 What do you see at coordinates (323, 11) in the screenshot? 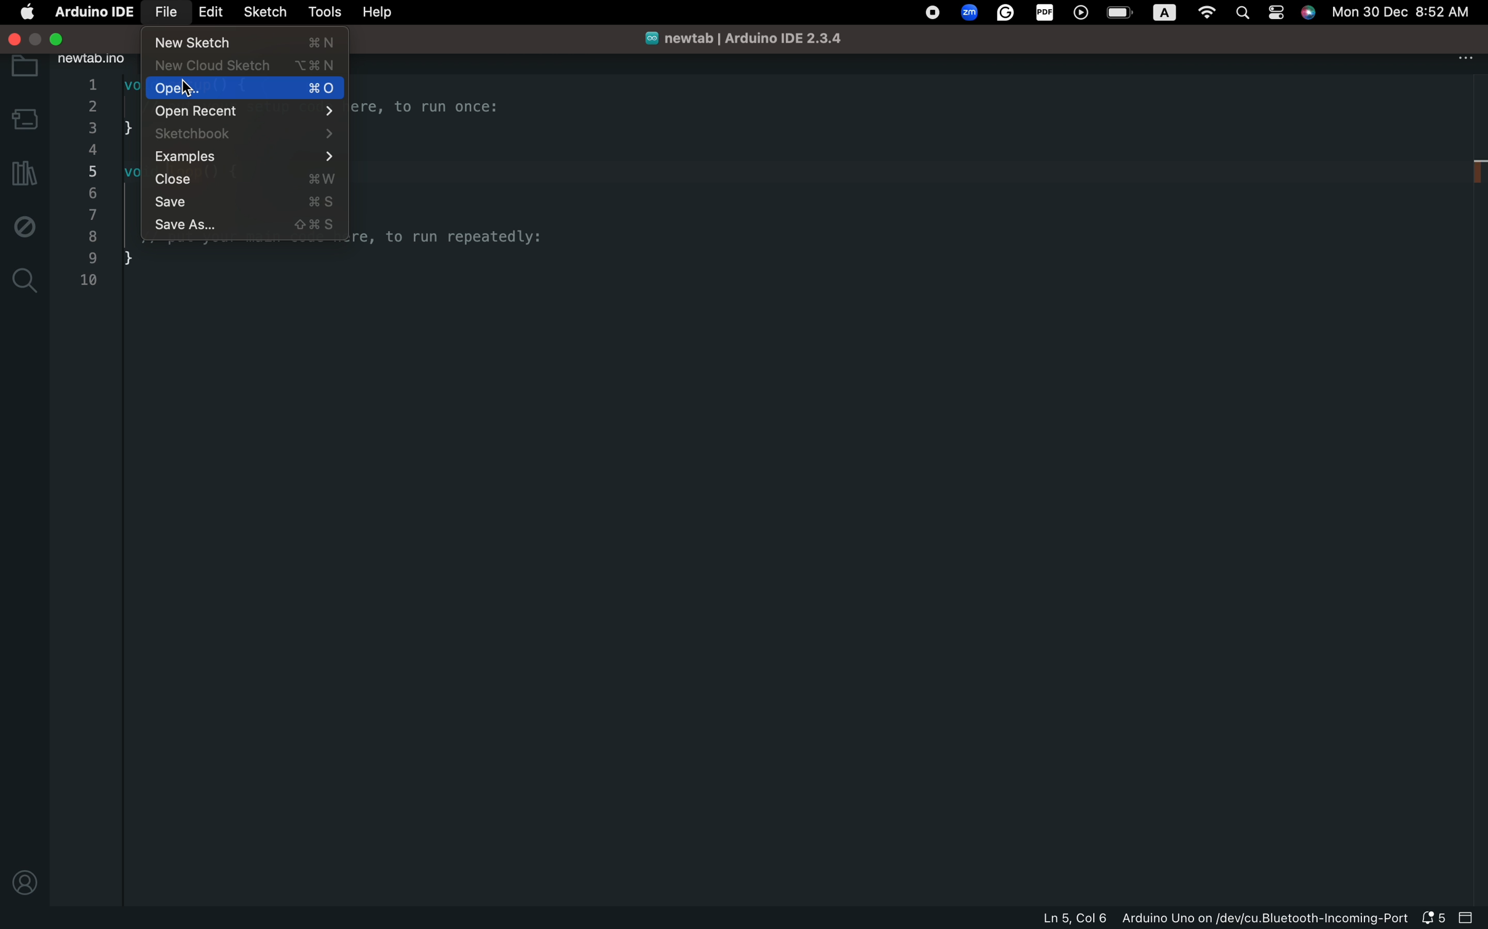
I see `tools` at bounding box center [323, 11].